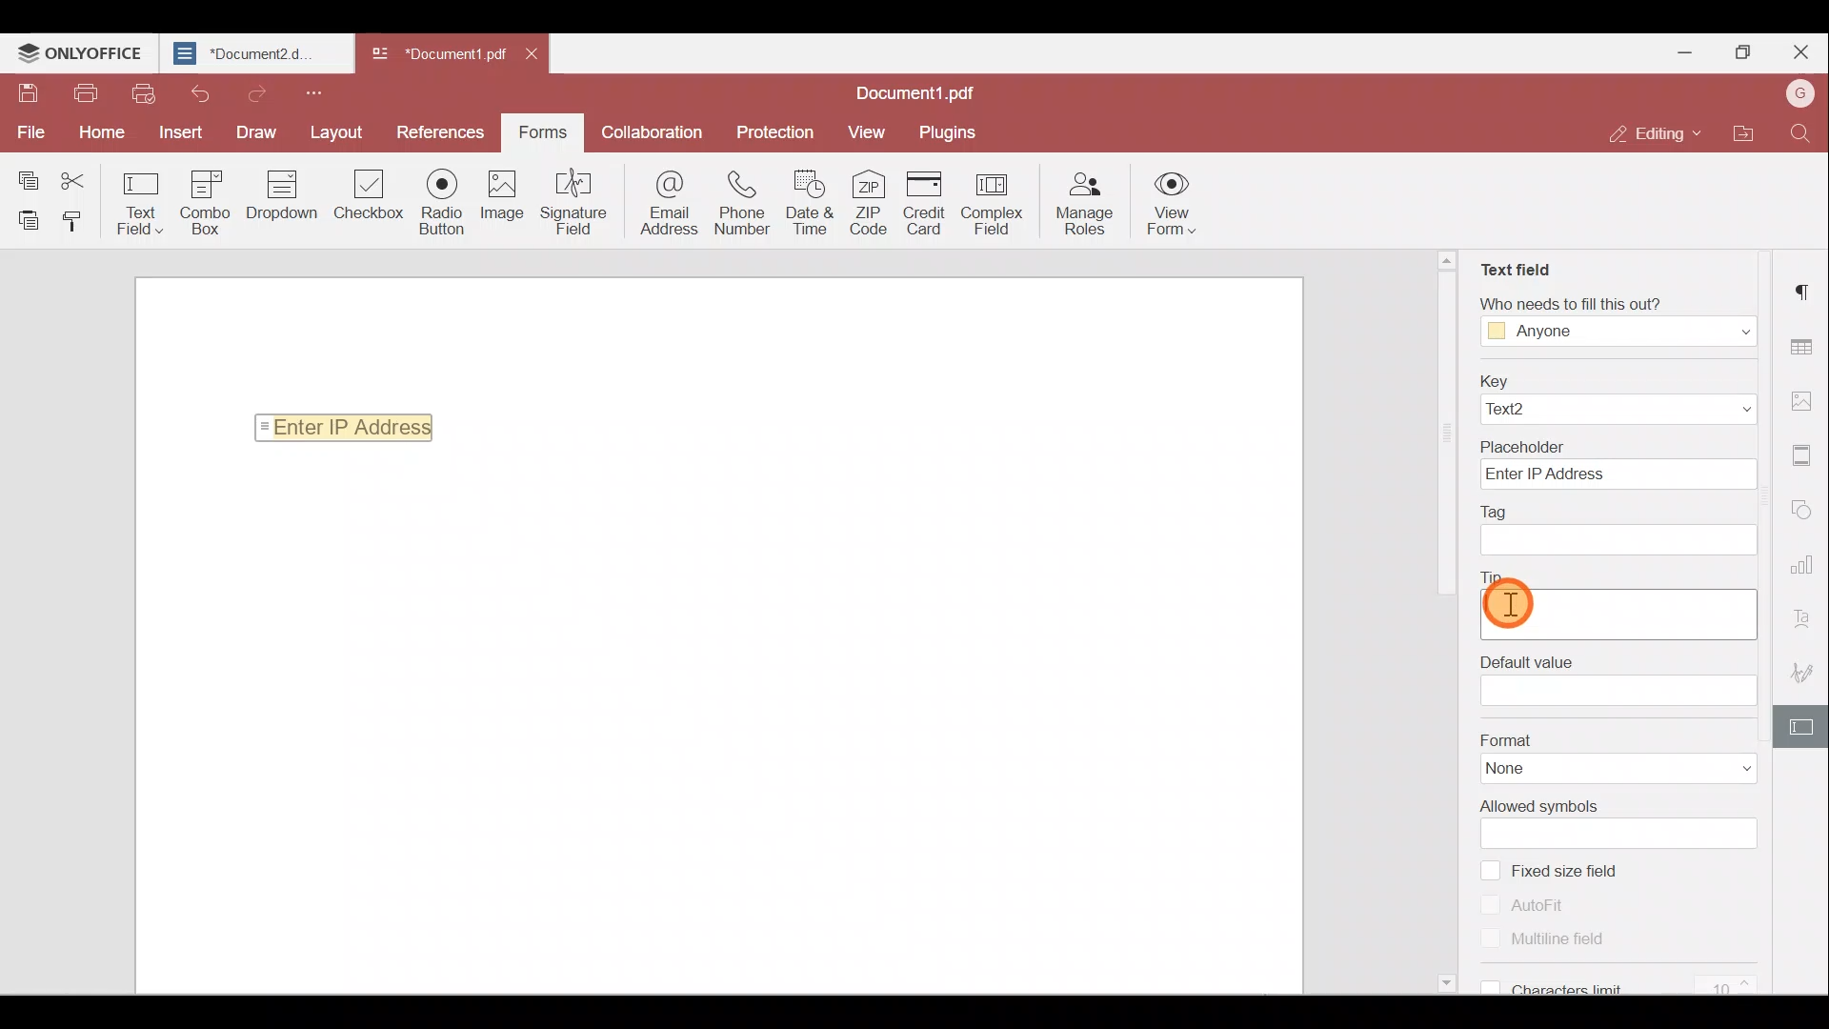  What do you see at coordinates (256, 93) in the screenshot?
I see `Redo` at bounding box center [256, 93].